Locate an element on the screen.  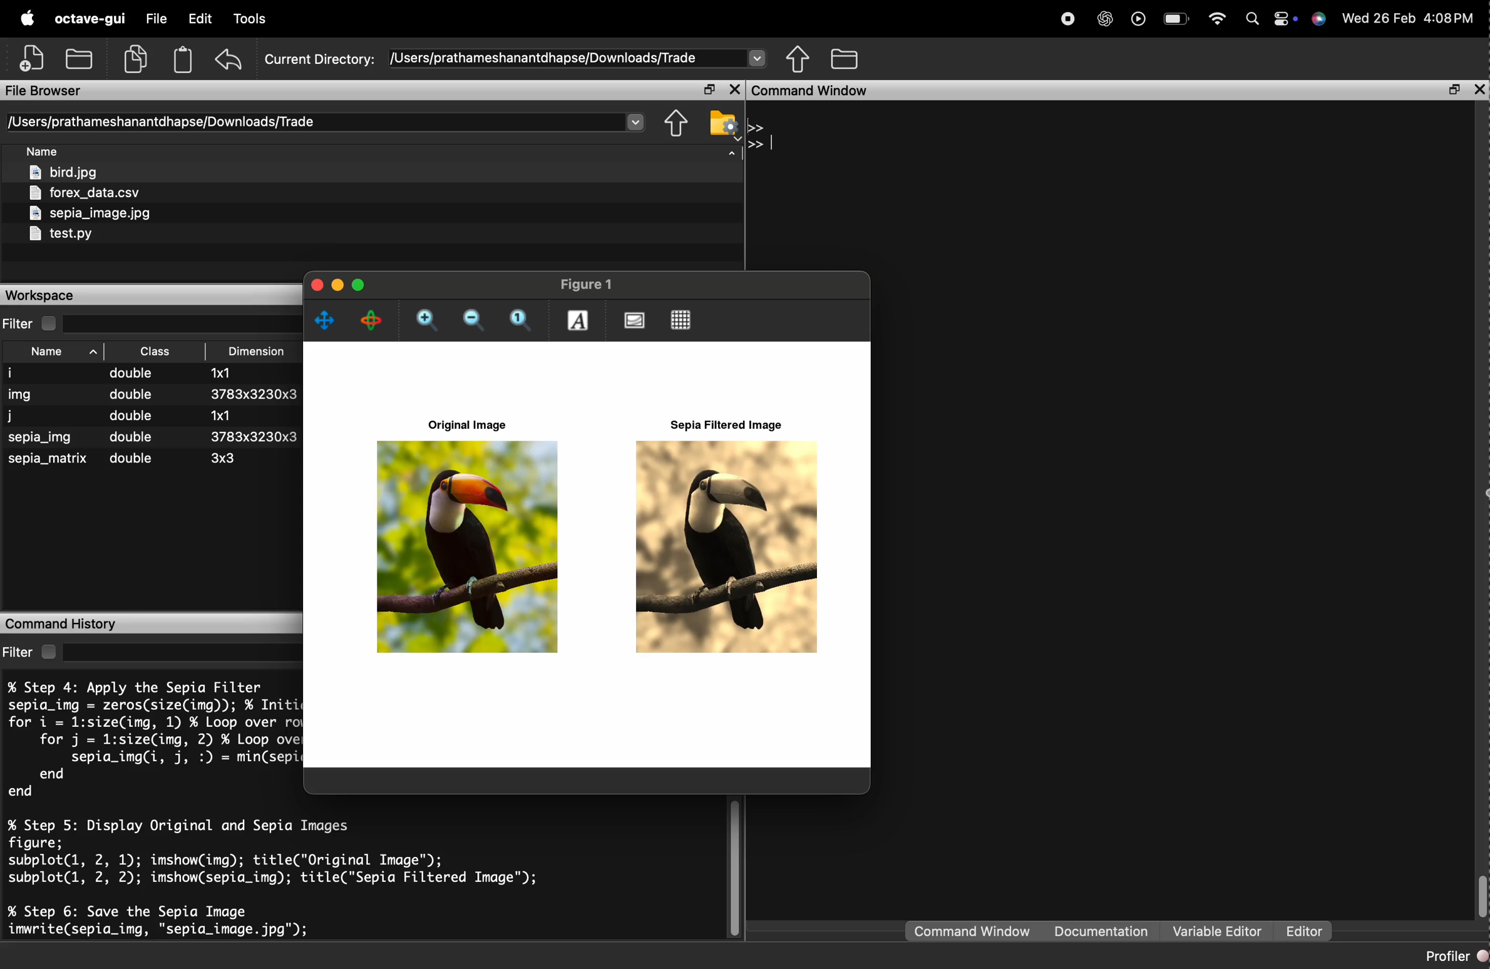
>> >> is located at coordinates (756, 137).